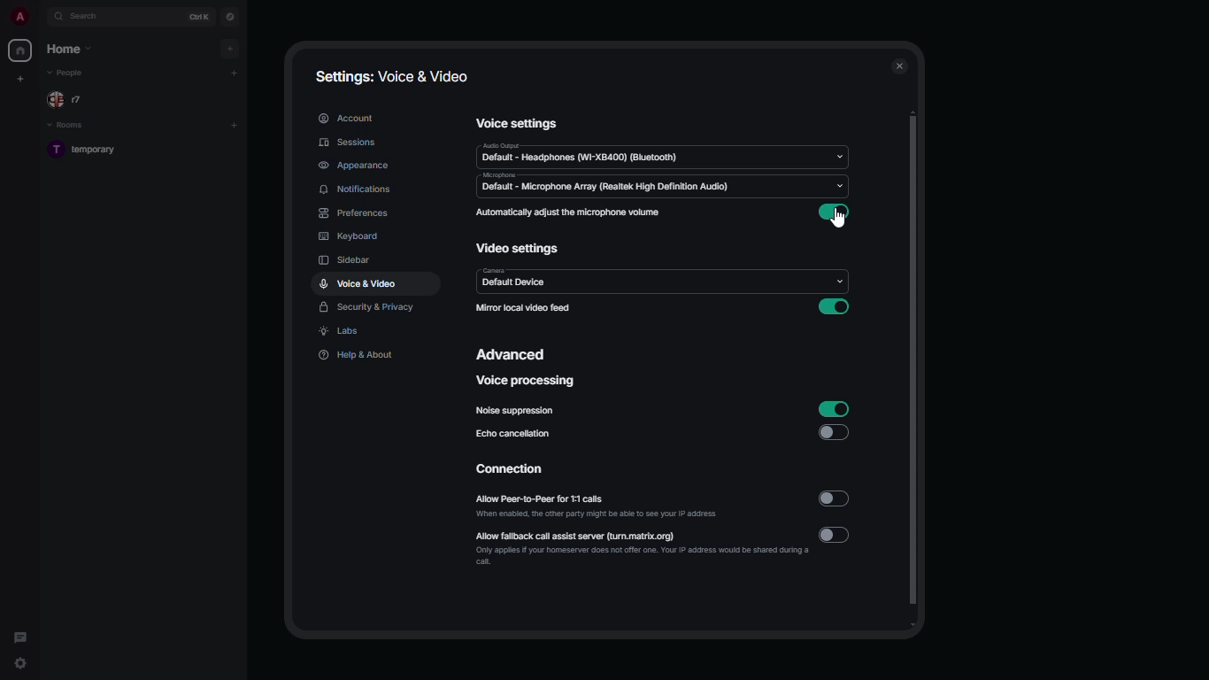 The width and height of the screenshot is (1209, 680). I want to click on appearance, so click(354, 166).